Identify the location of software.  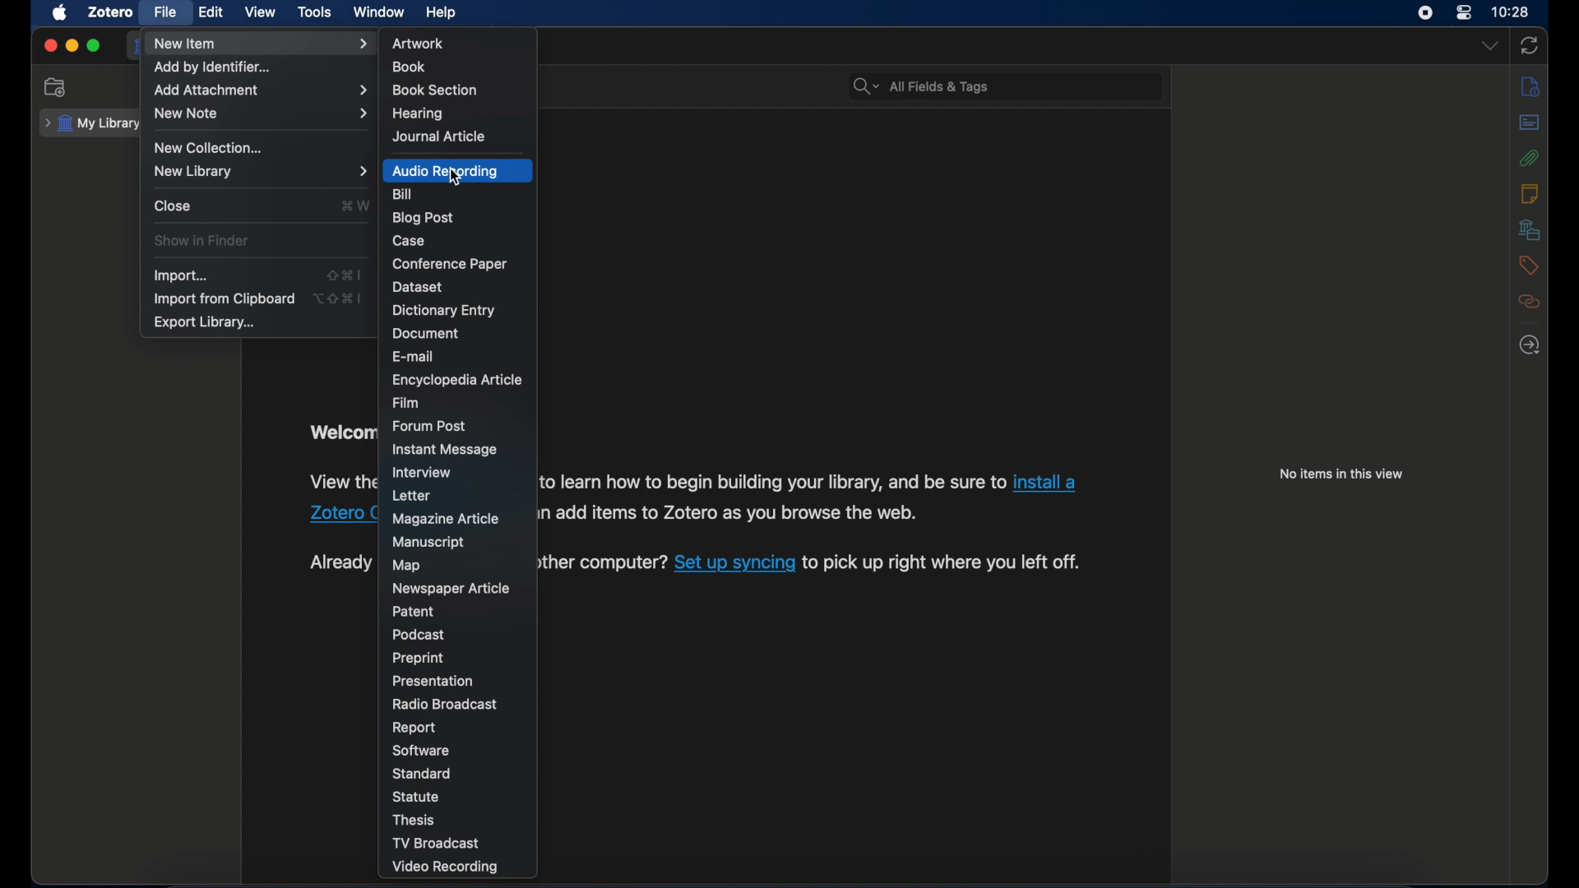
(419, 752).